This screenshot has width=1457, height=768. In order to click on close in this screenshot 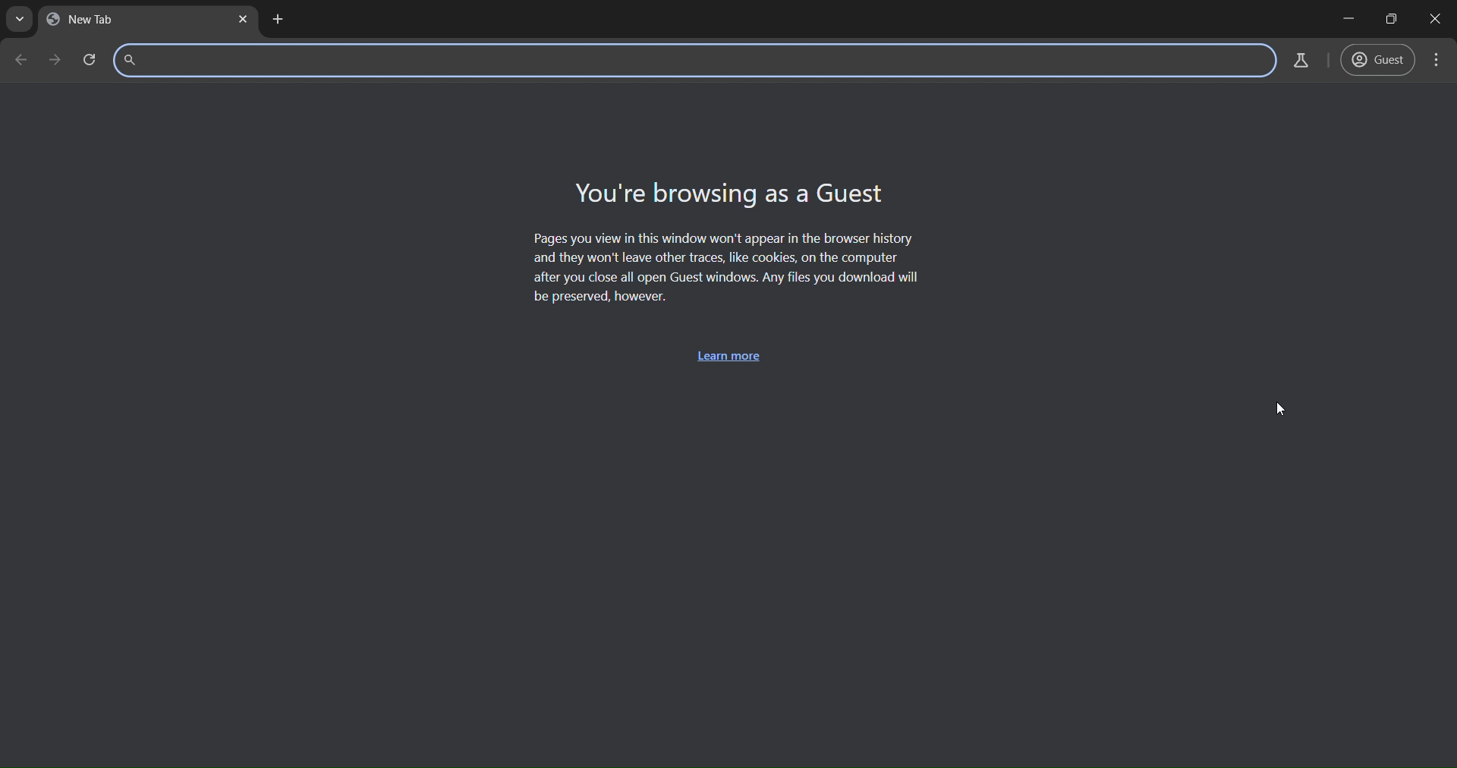, I will do `click(1440, 19)`.